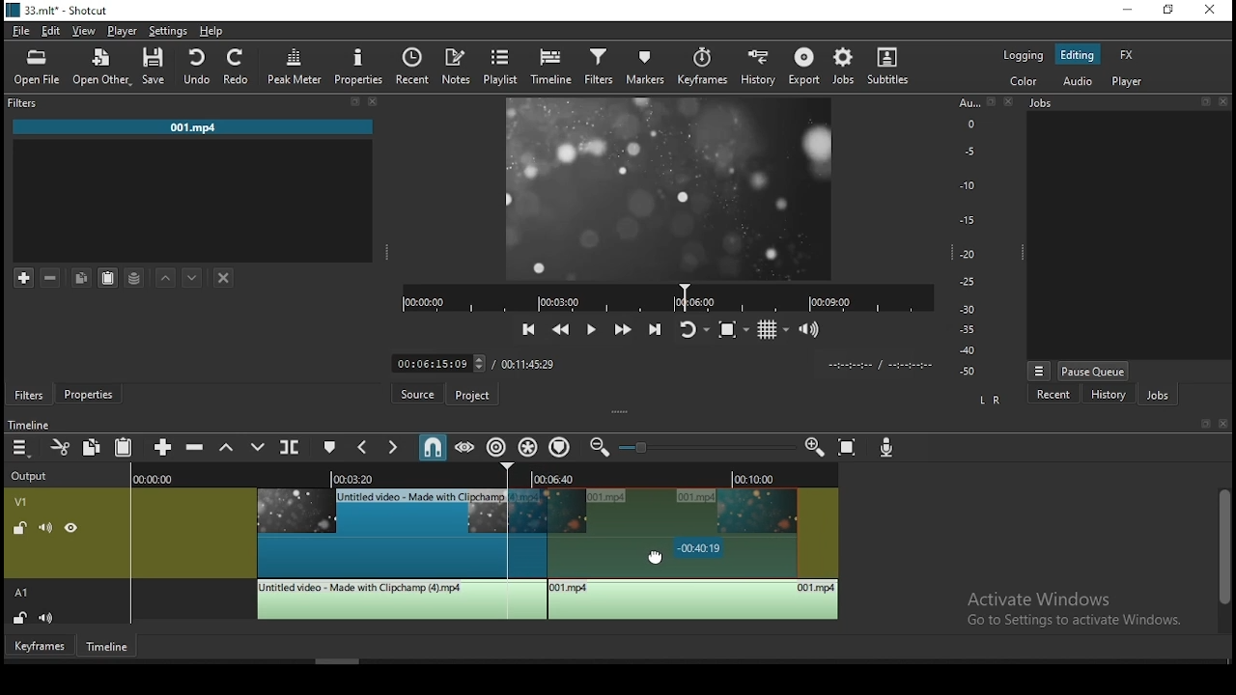 The height and width of the screenshot is (695, 1236). Describe the element at coordinates (196, 104) in the screenshot. I see `filters` at that location.